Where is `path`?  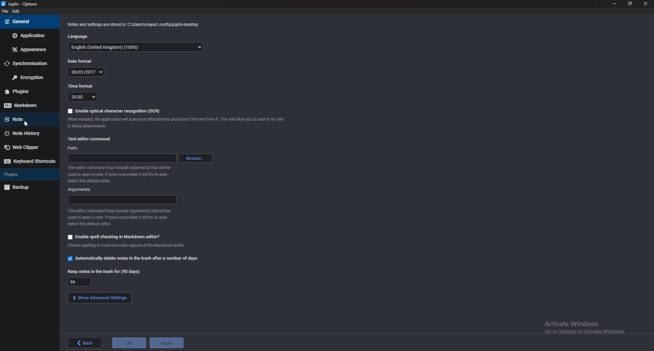
path is located at coordinates (76, 147).